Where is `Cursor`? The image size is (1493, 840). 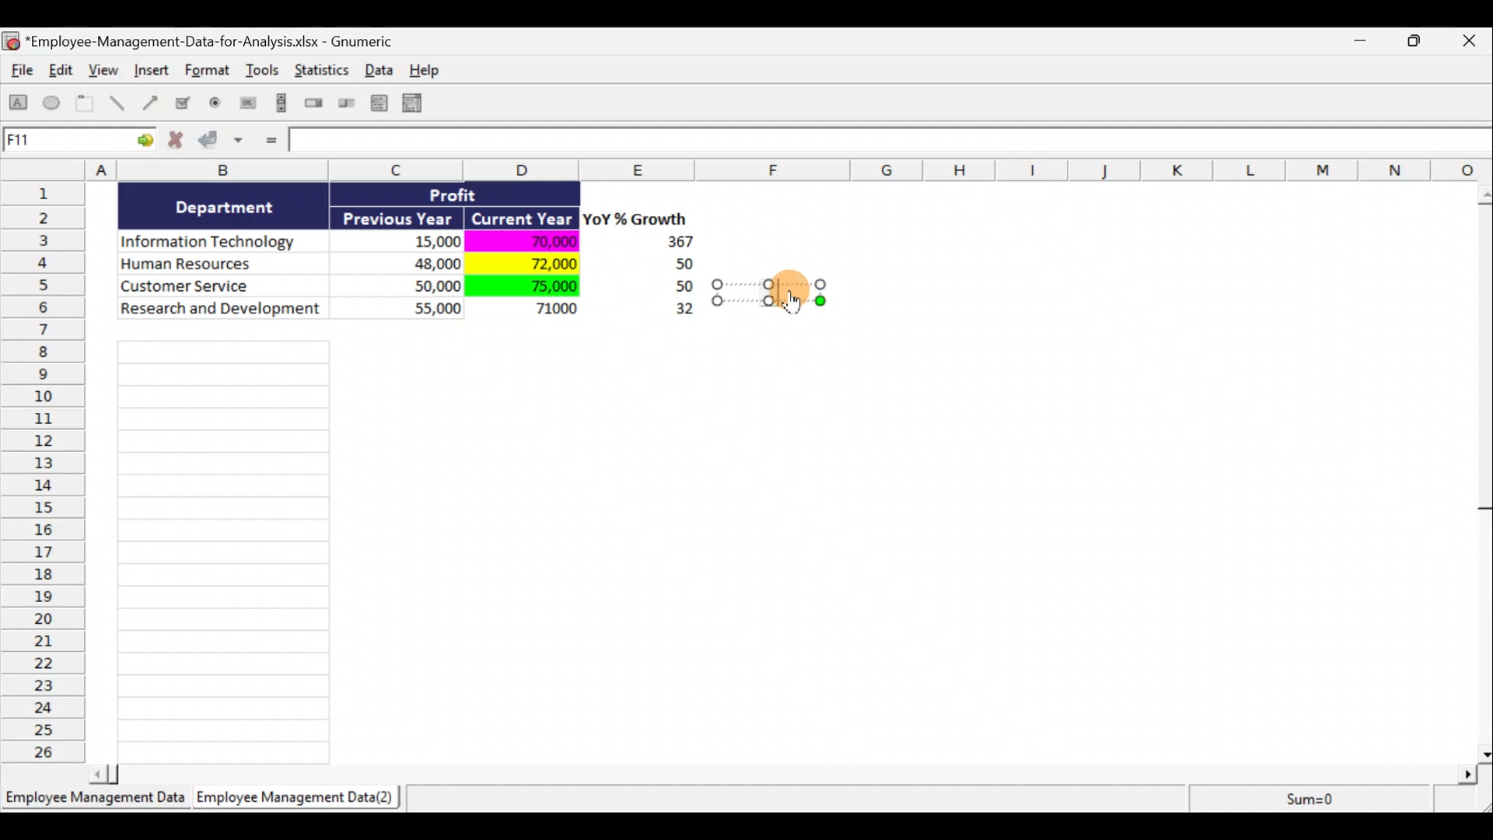
Cursor is located at coordinates (799, 302).